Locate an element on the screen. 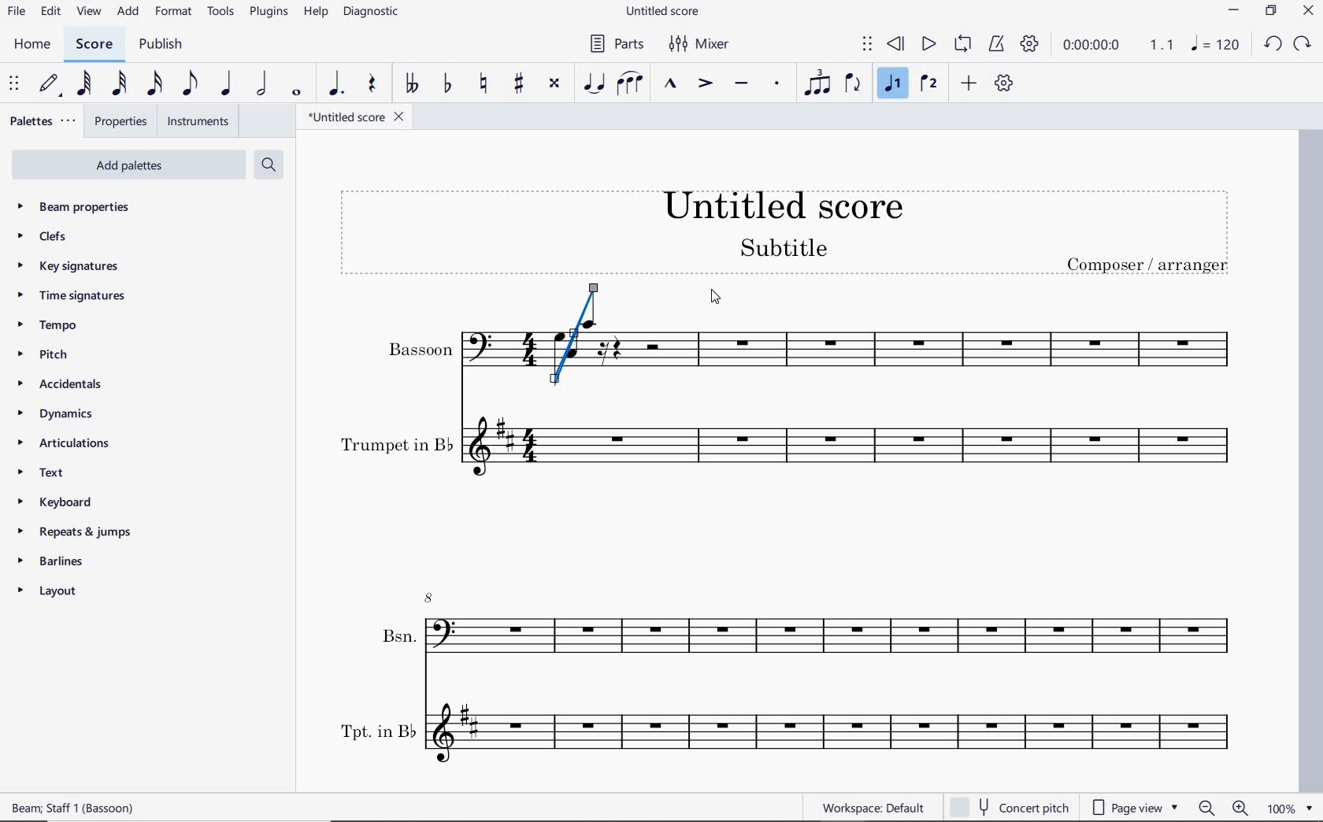 Image resolution: width=1323 pixels, height=822 pixels. UNDO is located at coordinates (1273, 45).